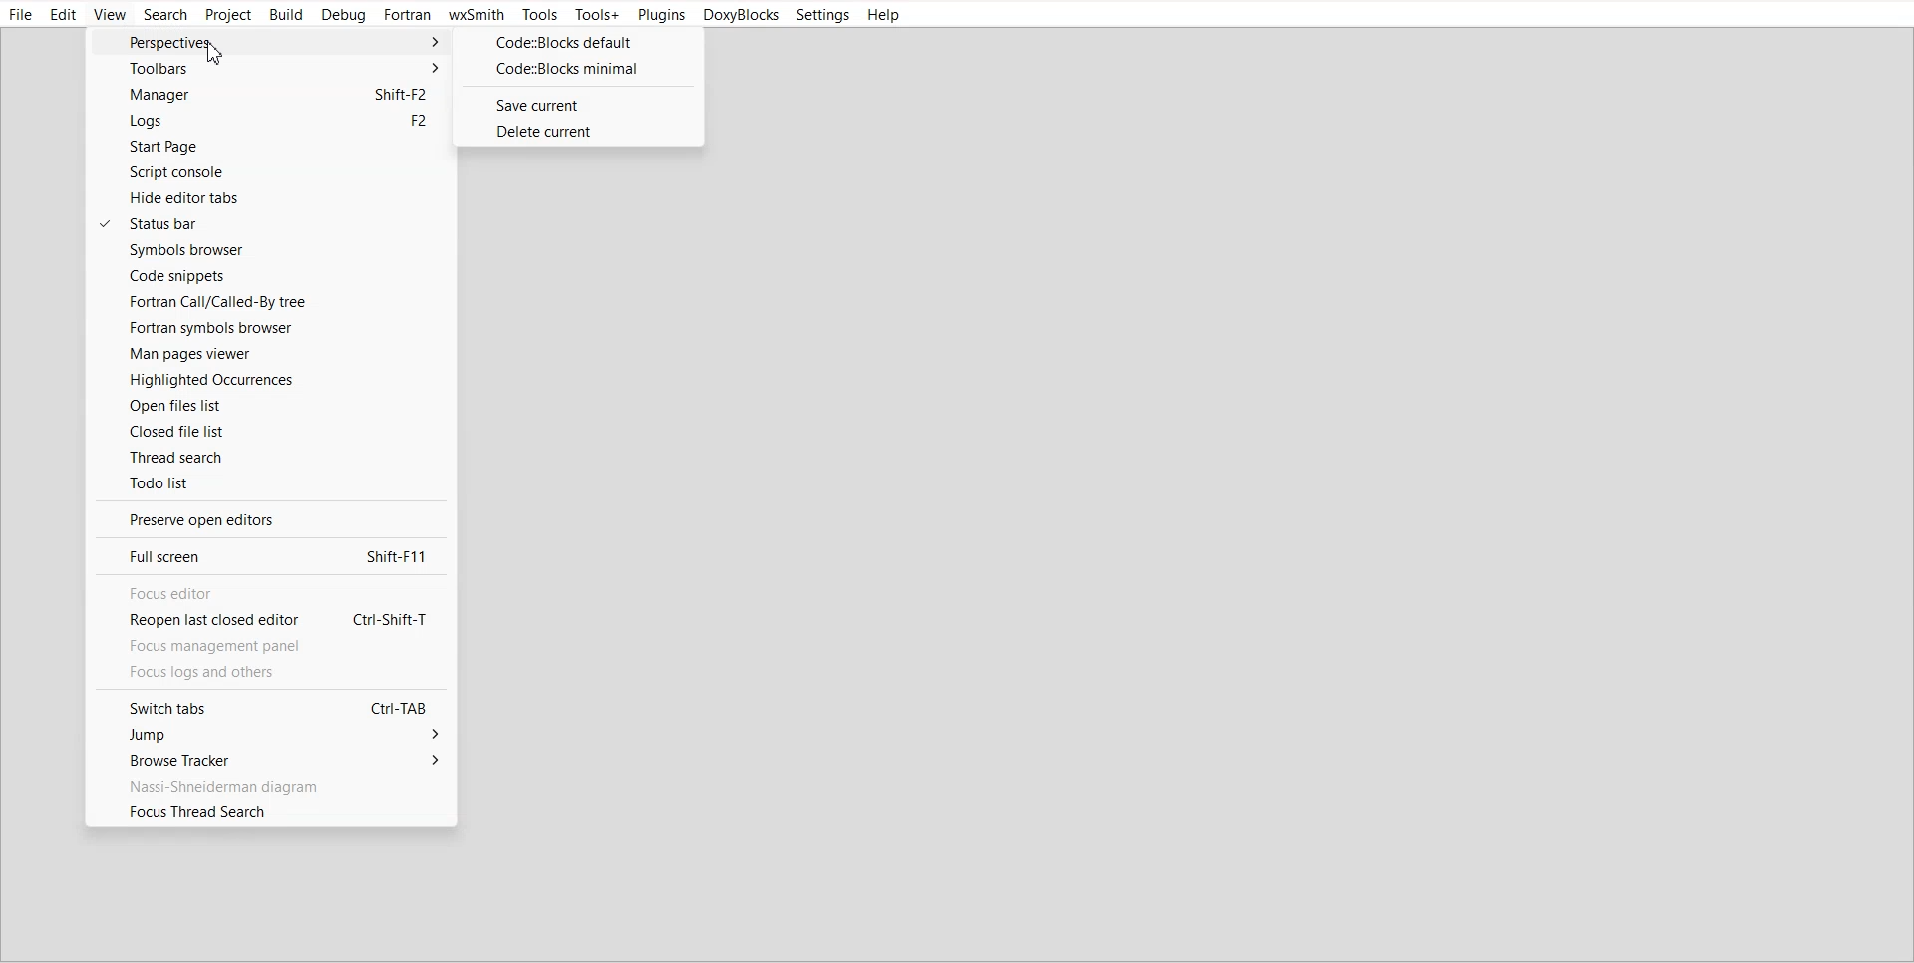 This screenshot has width=1914, height=963. Describe the element at coordinates (578, 132) in the screenshot. I see `Delete current` at that location.